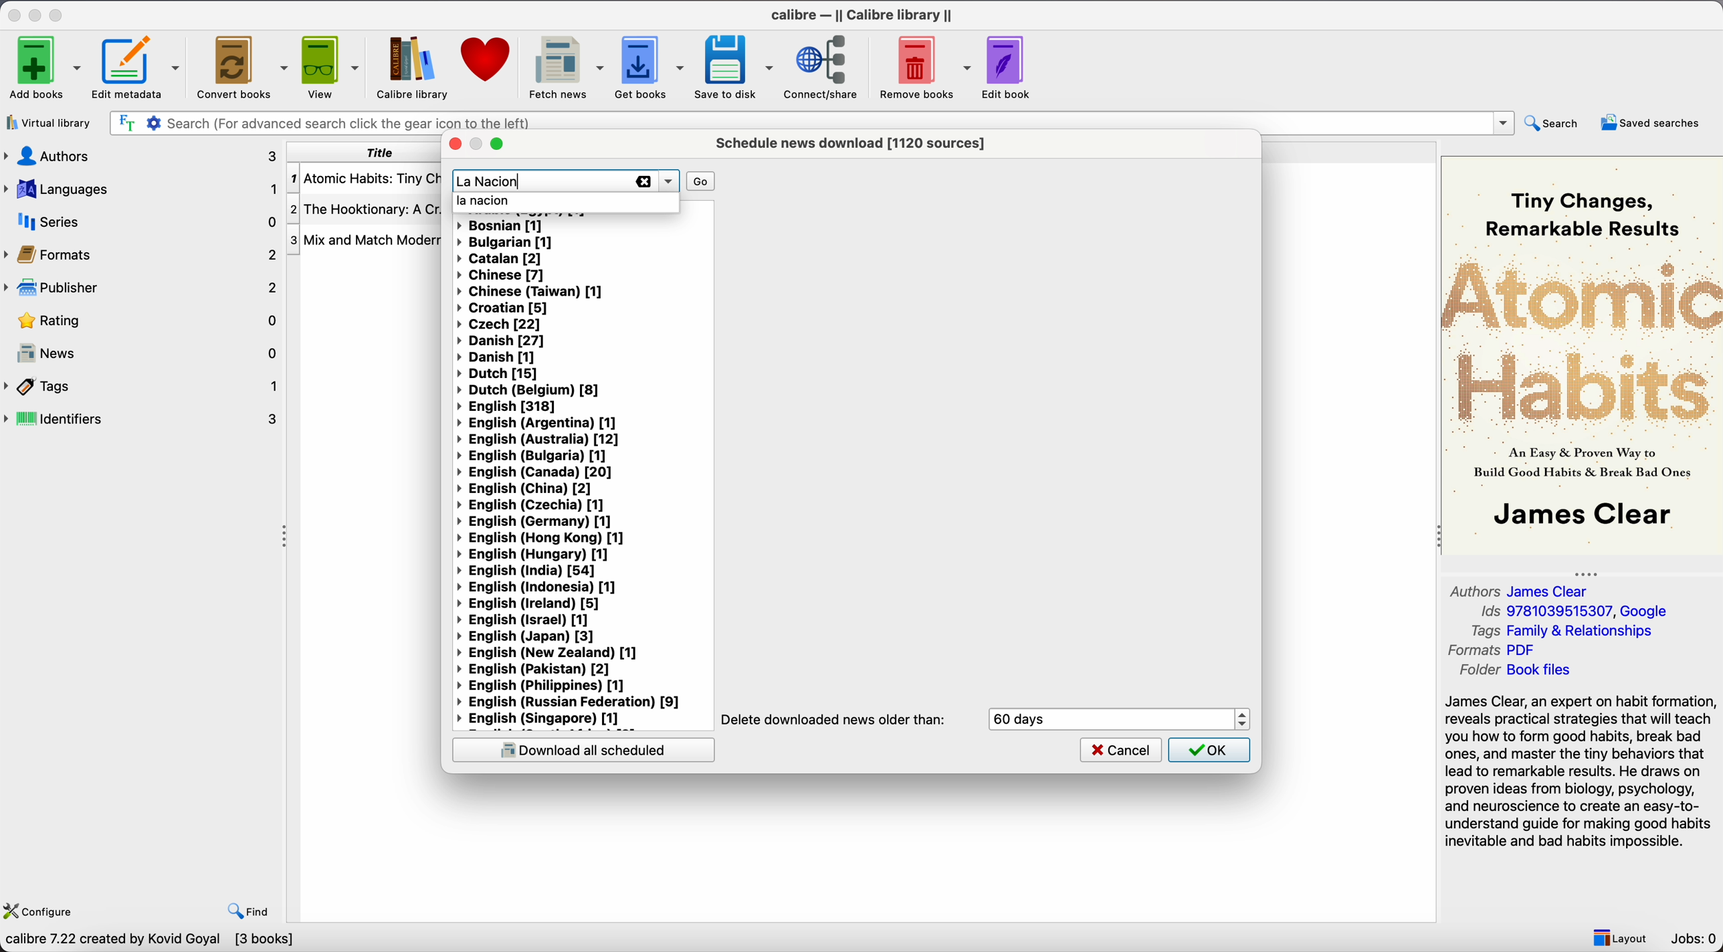 This screenshot has width=1723, height=952. What do you see at coordinates (835, 720) in the screenshot?
I see `Delete downloads news older than:` at bounding box center [835, 720].